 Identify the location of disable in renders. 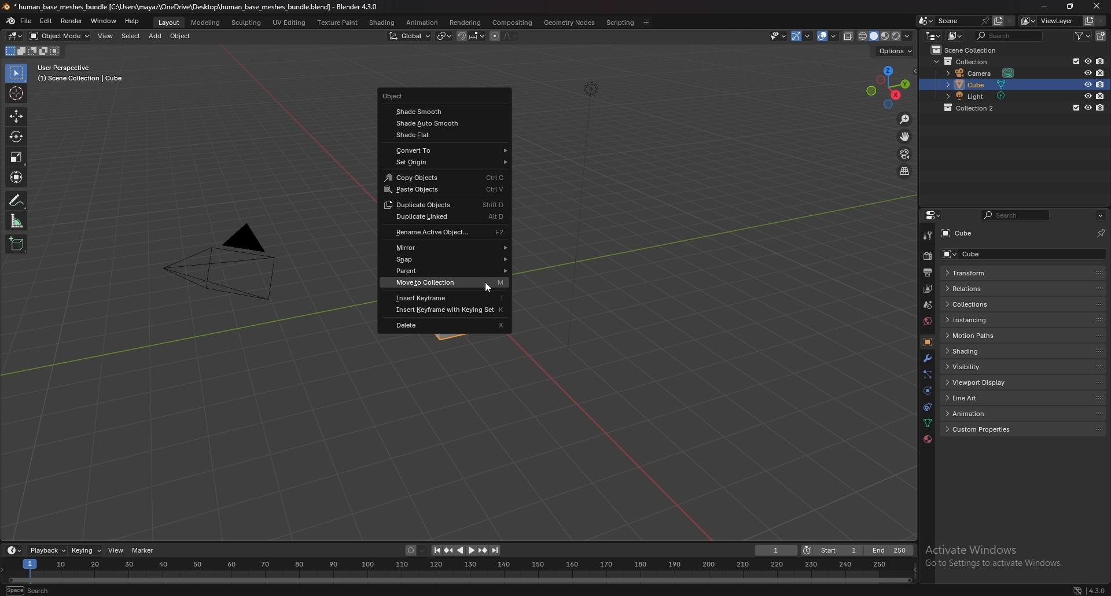
(1101, 60).